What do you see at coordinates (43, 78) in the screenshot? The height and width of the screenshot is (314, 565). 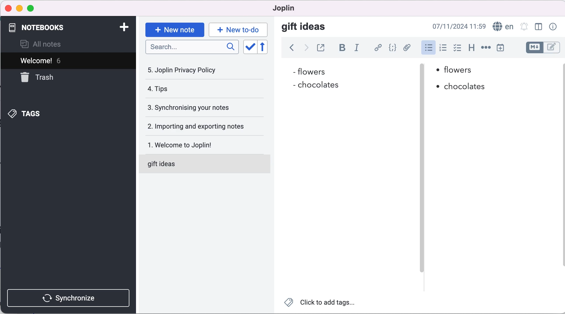 I see `trash` at bounding box center [43, 78].